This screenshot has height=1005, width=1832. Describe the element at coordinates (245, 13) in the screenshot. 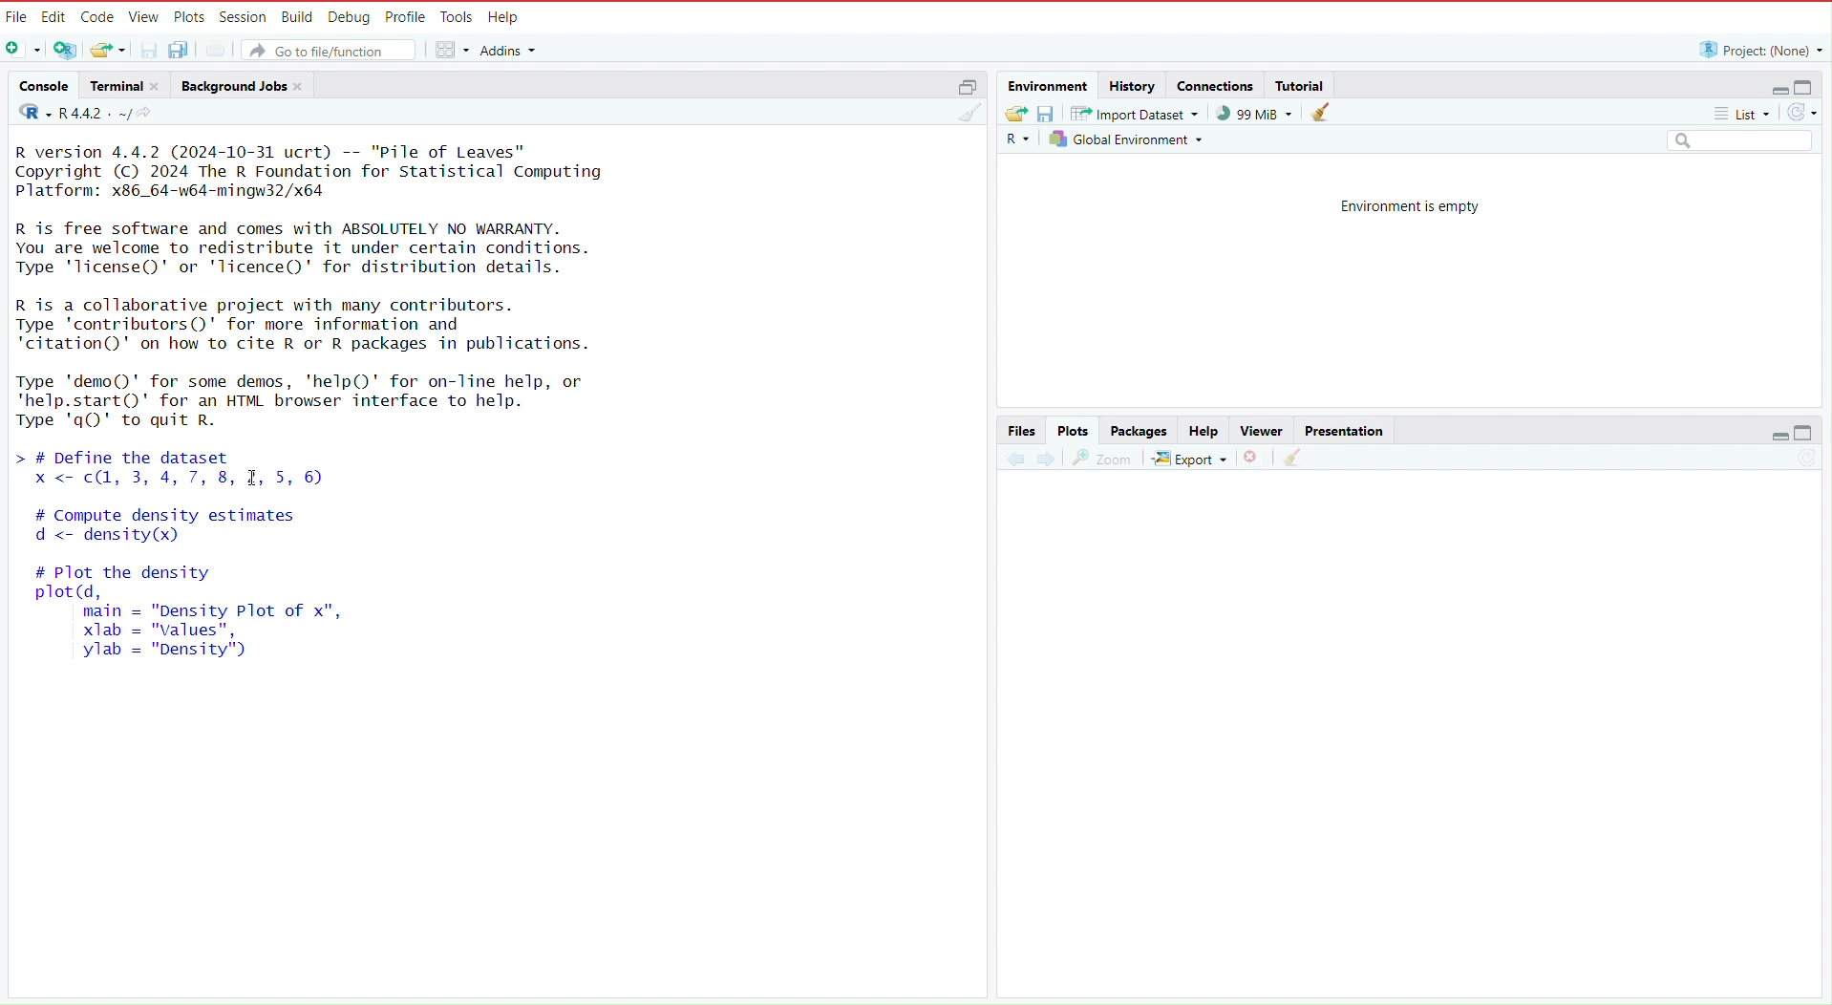

I see `session` at that location.